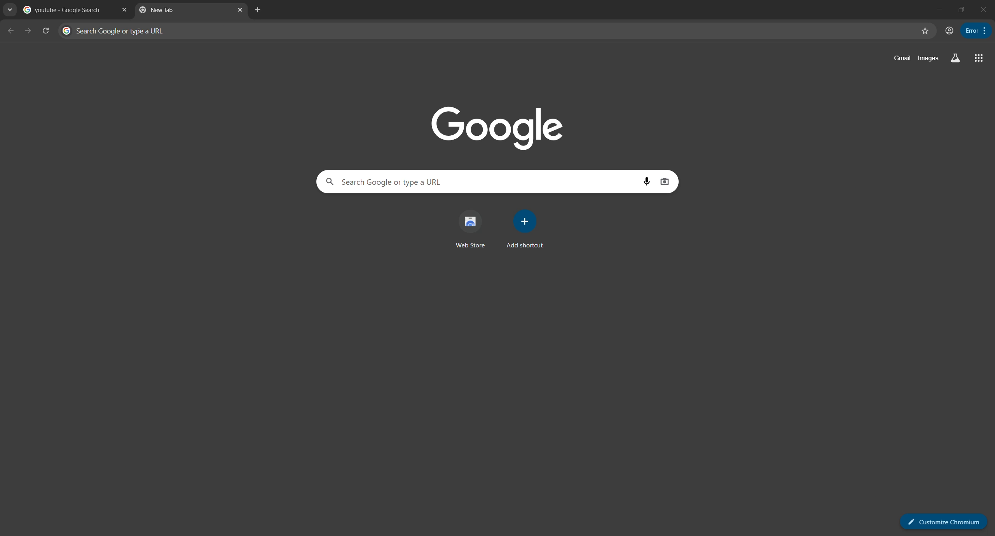  What do you see at coordinates (124, 11) in the screenshot?
I see `close` at bounding box center [124, 11].